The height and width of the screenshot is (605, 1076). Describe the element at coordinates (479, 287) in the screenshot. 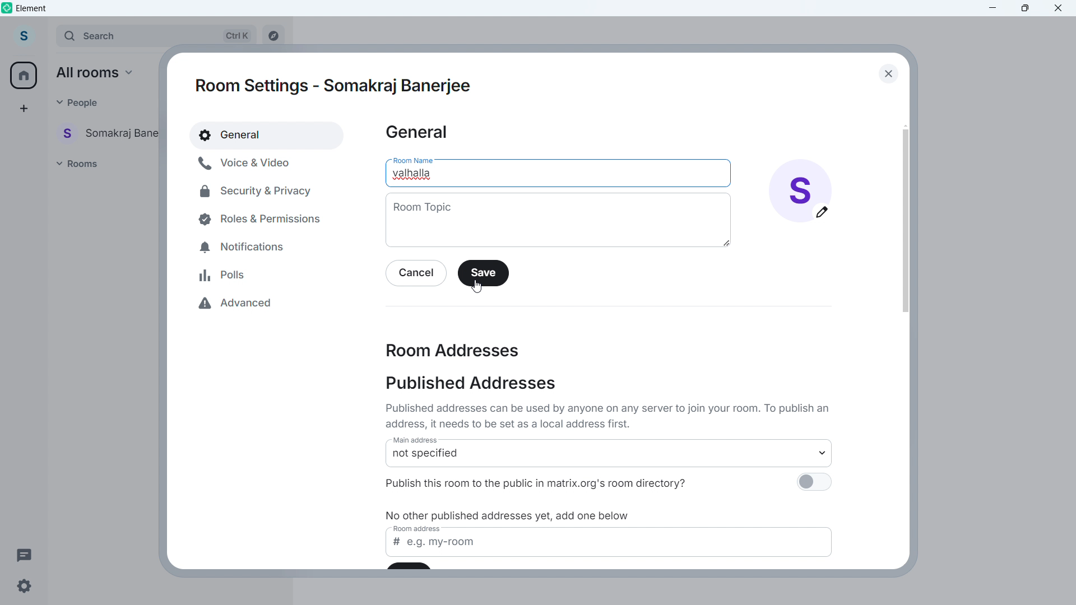

I see `cursor movement` at that location.